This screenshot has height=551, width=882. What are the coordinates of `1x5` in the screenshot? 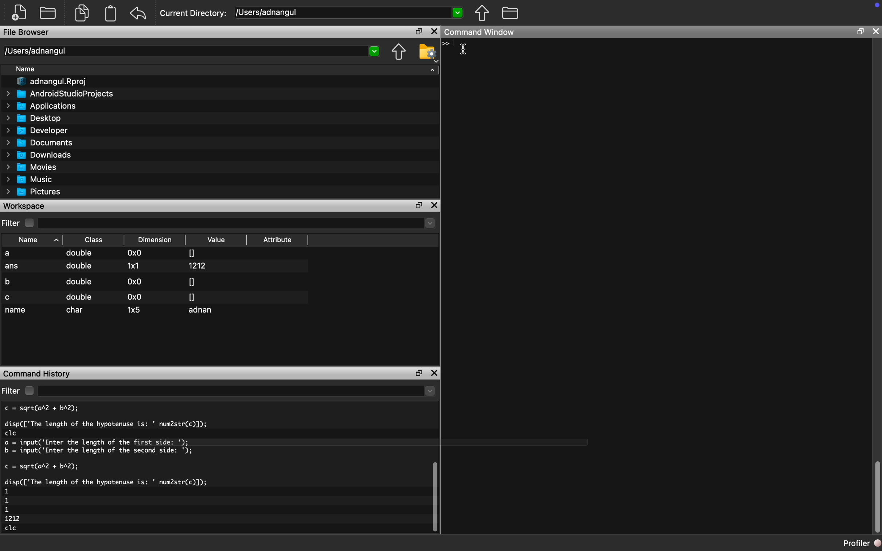 It's located at (134, 309).